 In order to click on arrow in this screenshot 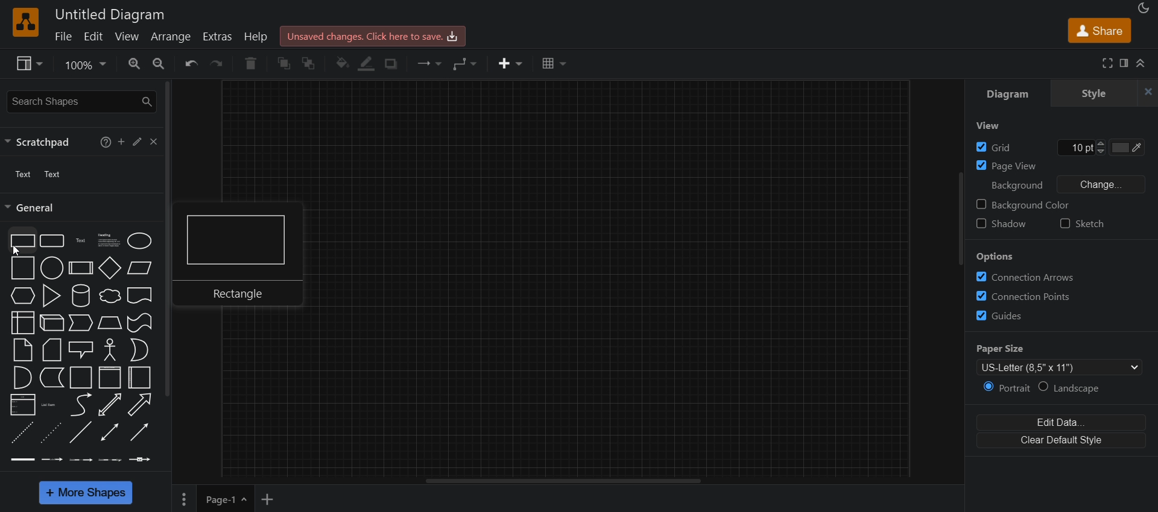, I will do `click(139, 405)`.